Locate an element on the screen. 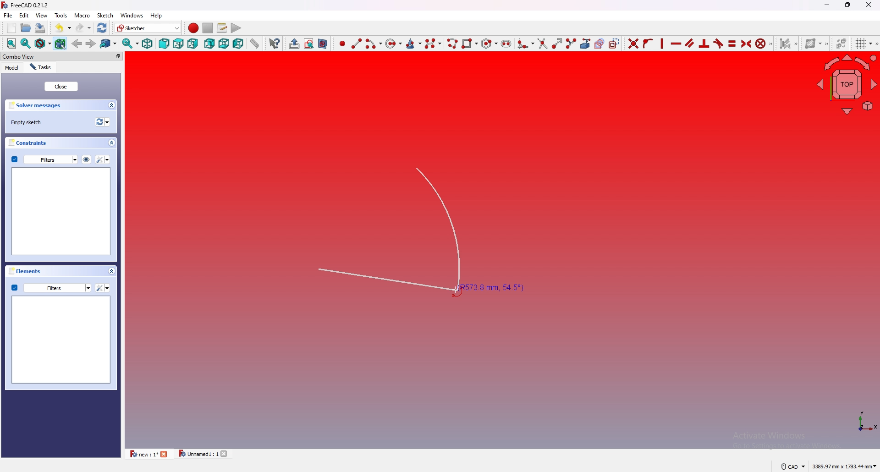 This screenshot has width=880, height=472. toggle construction geometry is located at coordinates (614, 43).